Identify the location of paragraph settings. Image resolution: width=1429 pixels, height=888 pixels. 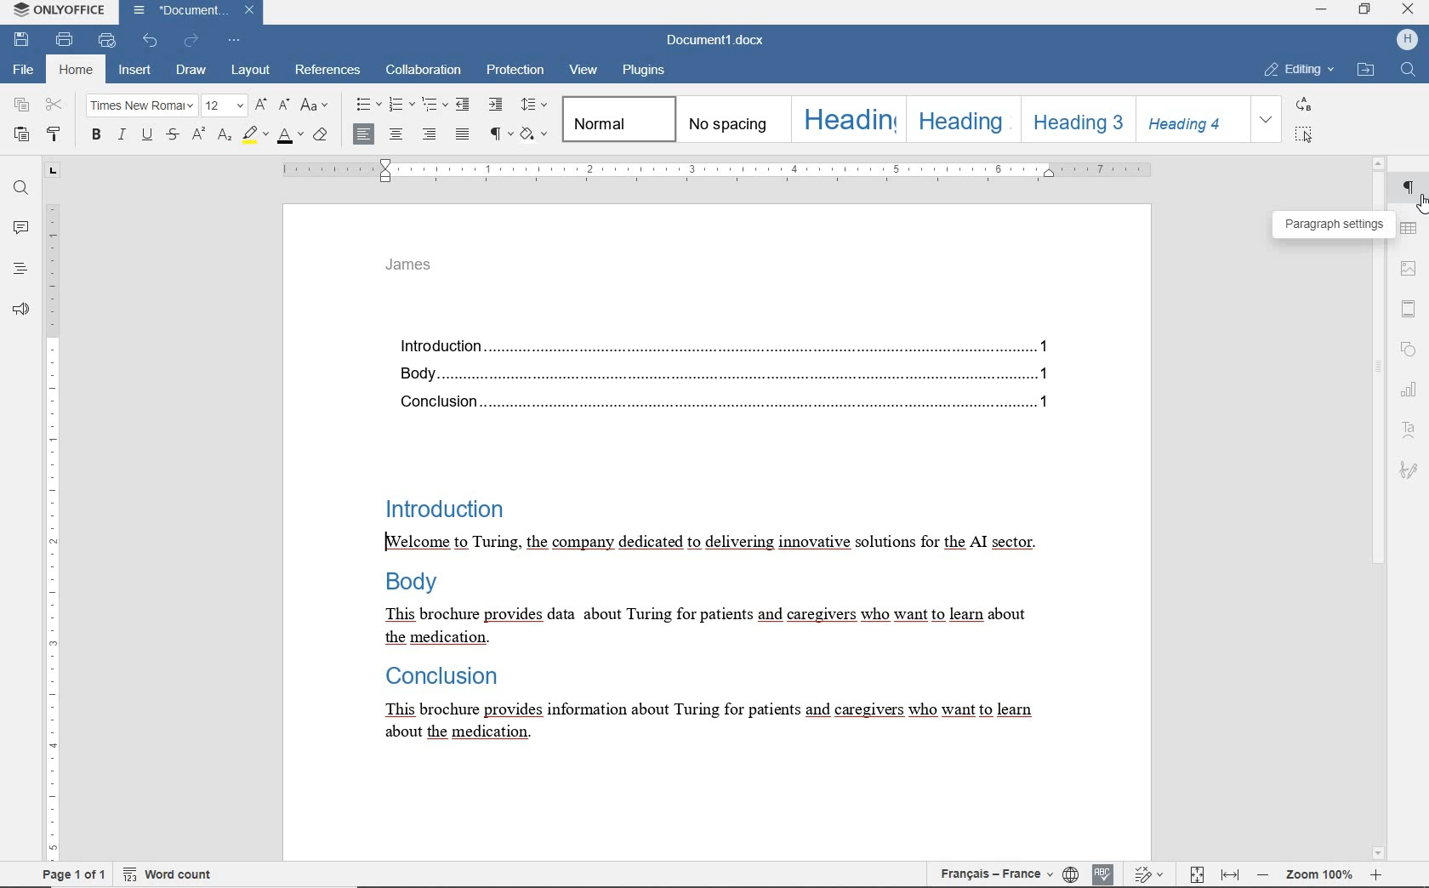
(1334, 225).